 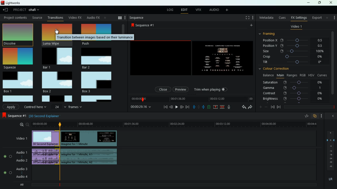 What do you see at coordinates (330, 151) in the screenshot?
I see `frames` at bounding box center [330, 151].